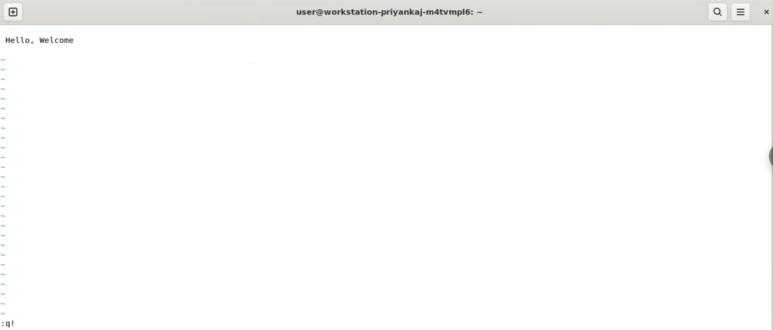 The height and width of the screenshot is (330, 773). Describe the element at coordinates (40, 40) in the screenshot. I see `hello, welcome` at that location.